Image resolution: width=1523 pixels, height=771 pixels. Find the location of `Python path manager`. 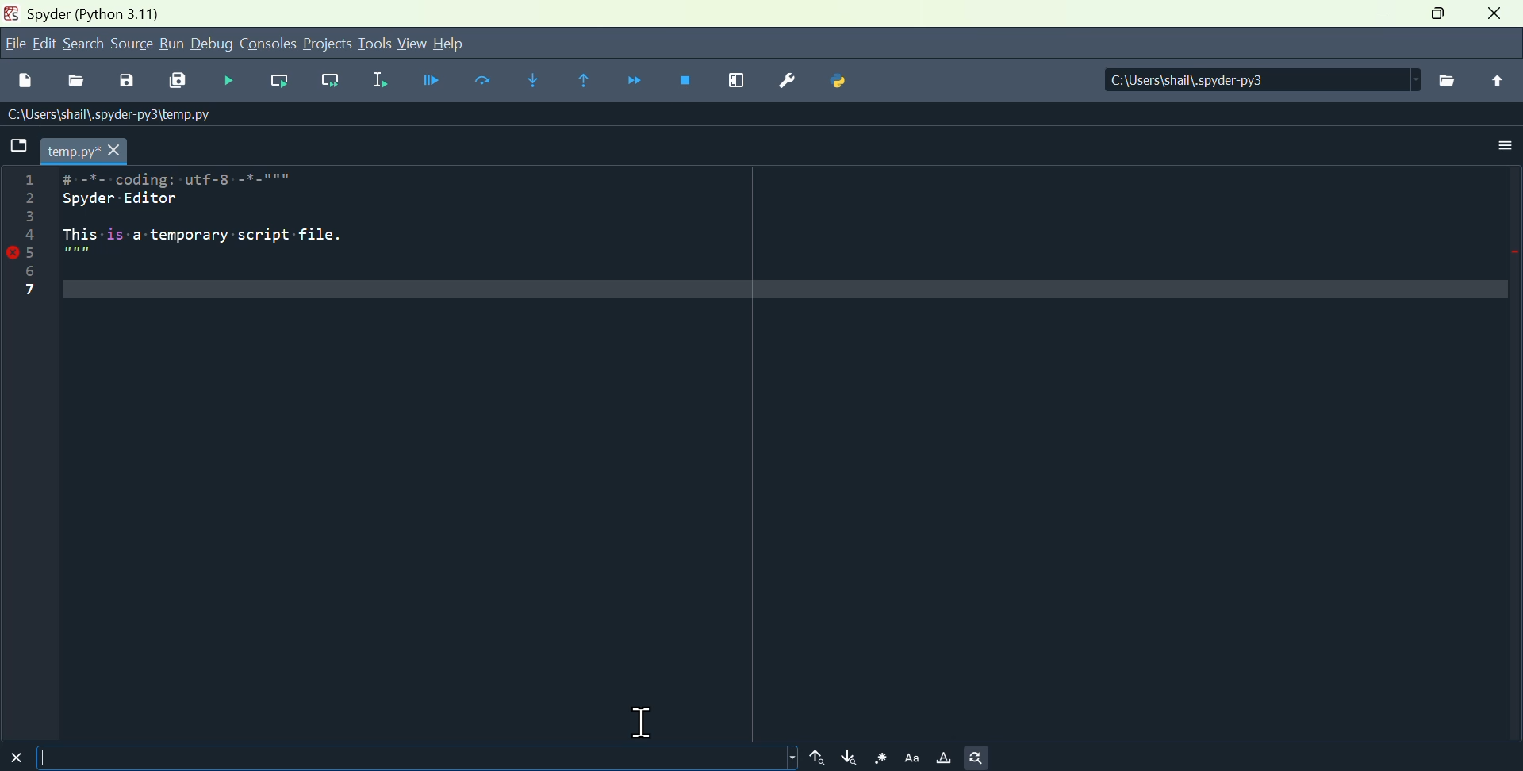

Python path manager is located at coordinates (838, 82).